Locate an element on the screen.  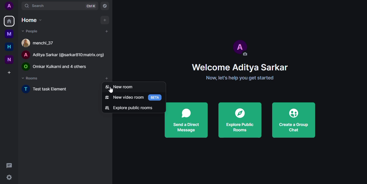
send a direct message is located at coordinates (186, 120).